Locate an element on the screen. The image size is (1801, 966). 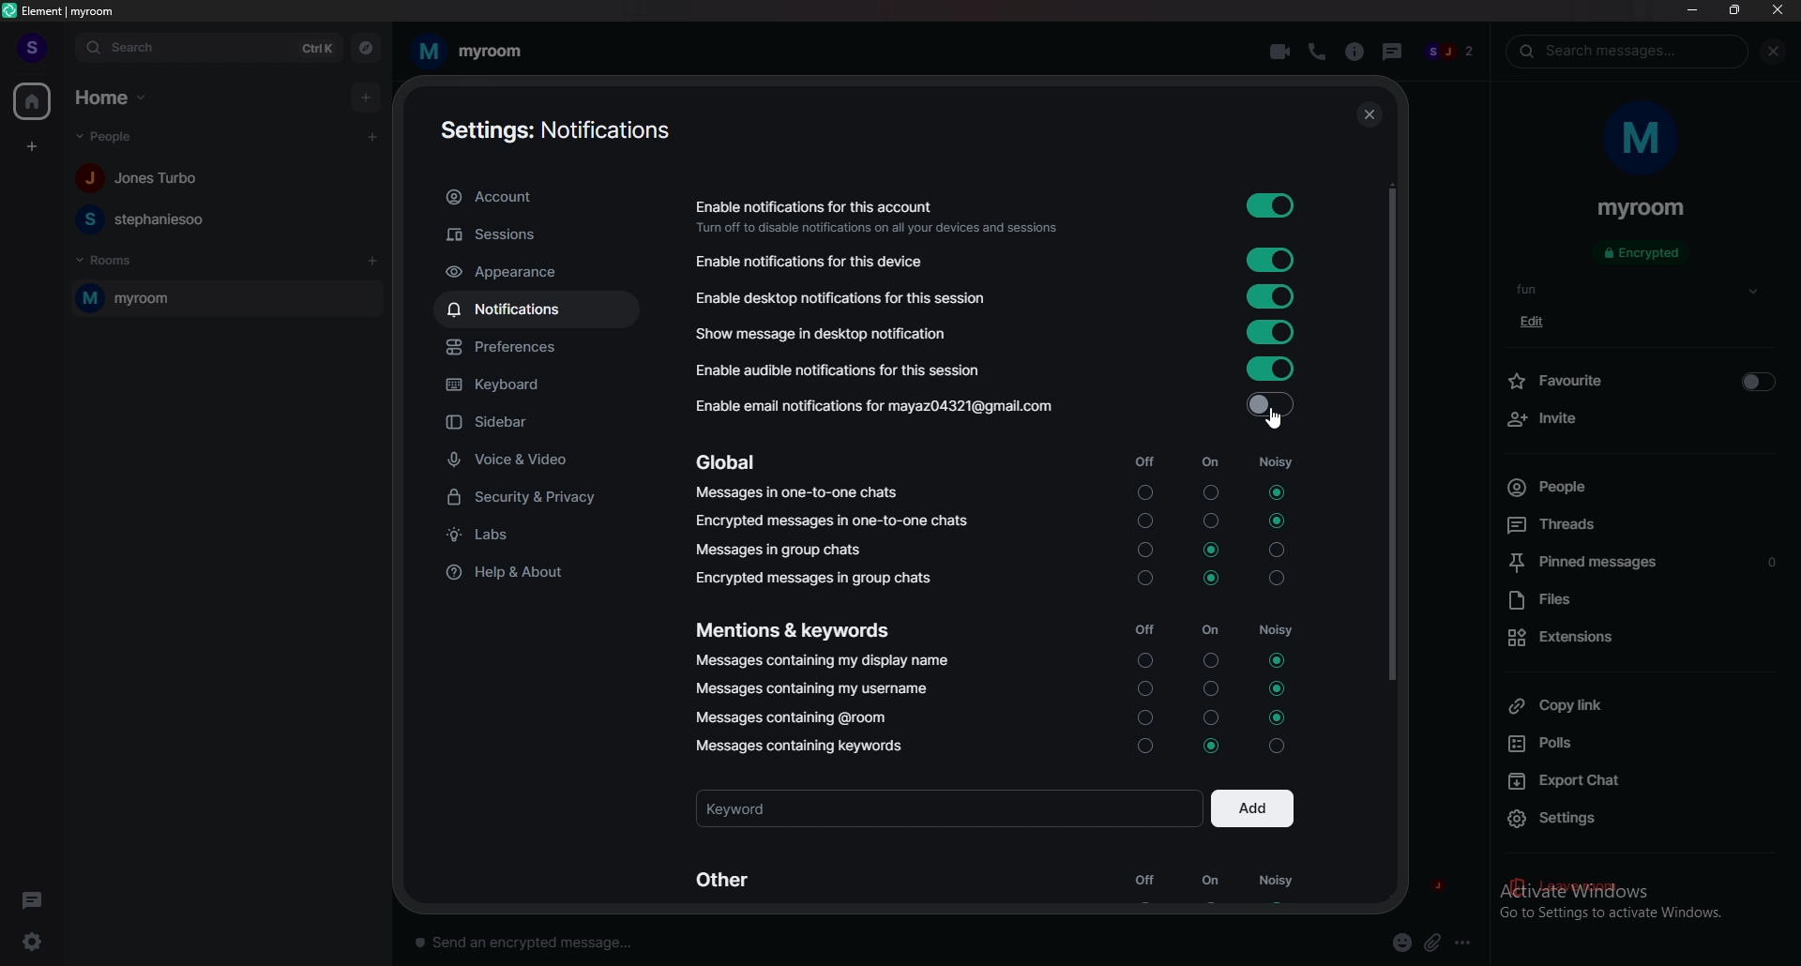
people is located at coordinates (144, 179).